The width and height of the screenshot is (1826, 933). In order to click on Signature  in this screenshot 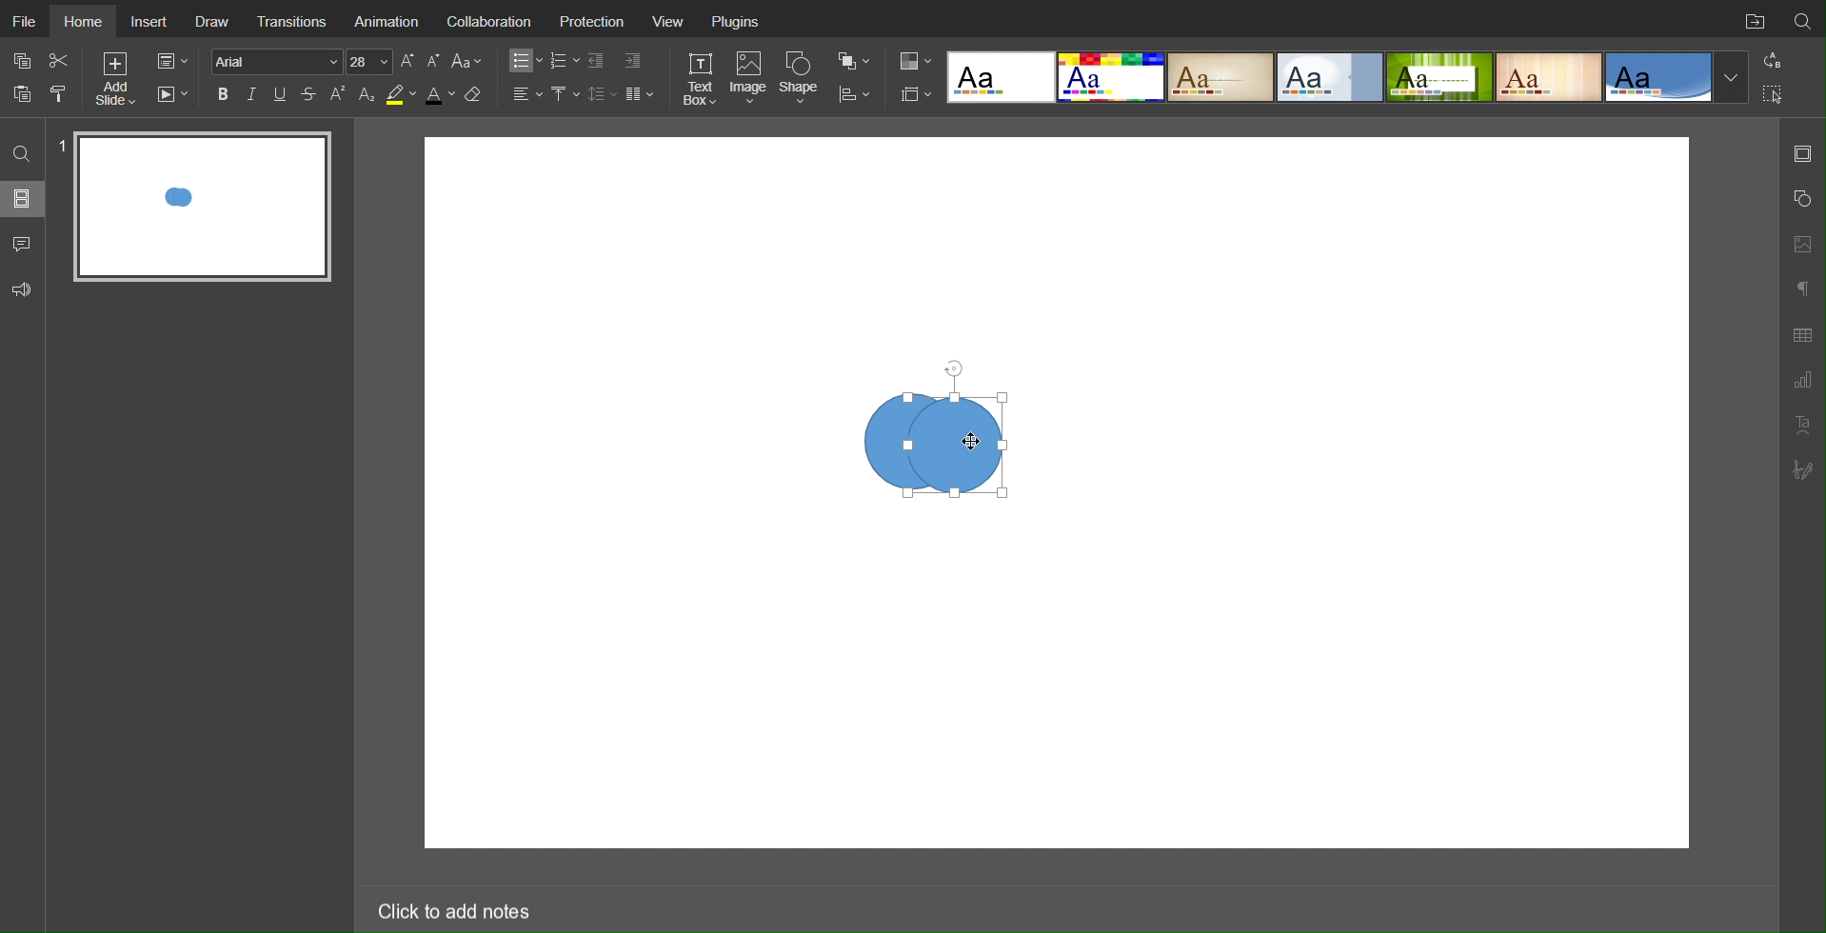, I will do `click(1804, 470)`.